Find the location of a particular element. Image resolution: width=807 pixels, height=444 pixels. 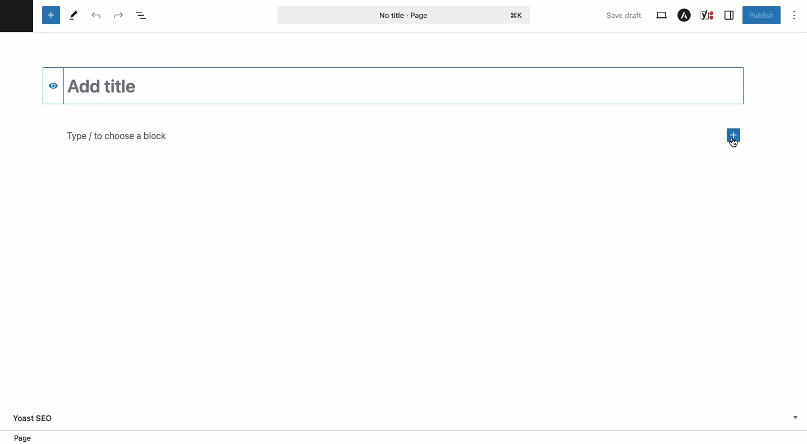

Undo is located at coordinates (96, 15).